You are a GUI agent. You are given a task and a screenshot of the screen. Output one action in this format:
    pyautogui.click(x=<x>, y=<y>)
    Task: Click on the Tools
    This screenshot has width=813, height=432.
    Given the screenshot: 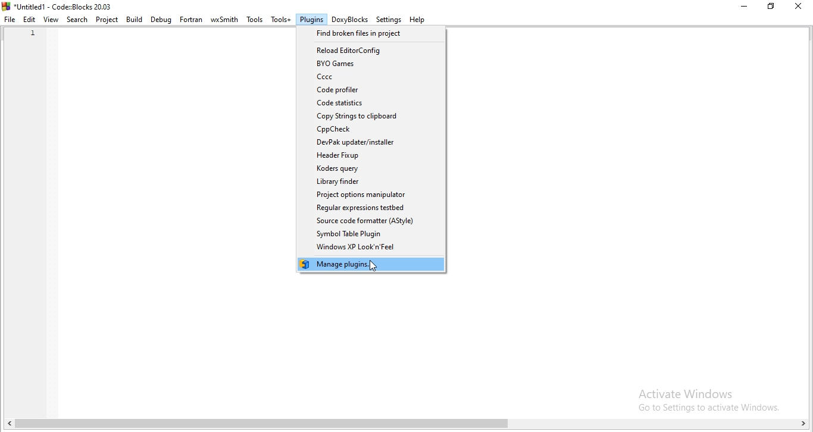 What is the action you would take?
    pyautogui.click(x=254, y=19)
    